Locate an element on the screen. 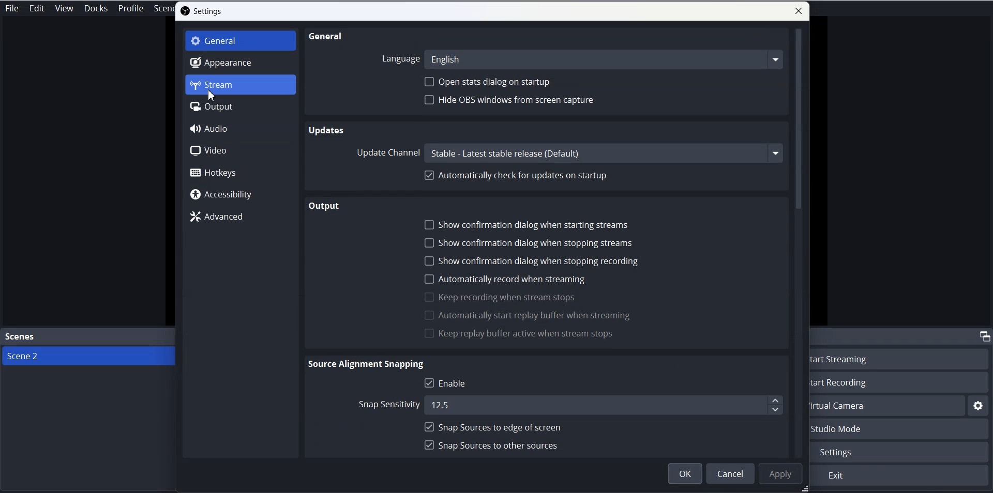 The image size is (993, 493). View is located at coordinates (64, 8).